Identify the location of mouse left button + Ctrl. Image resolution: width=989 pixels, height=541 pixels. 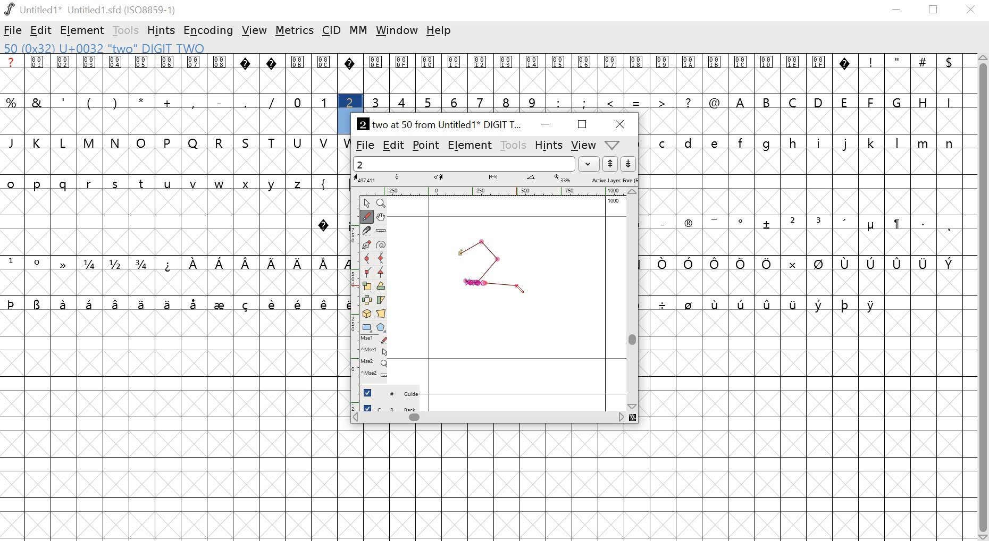
(376, 352).